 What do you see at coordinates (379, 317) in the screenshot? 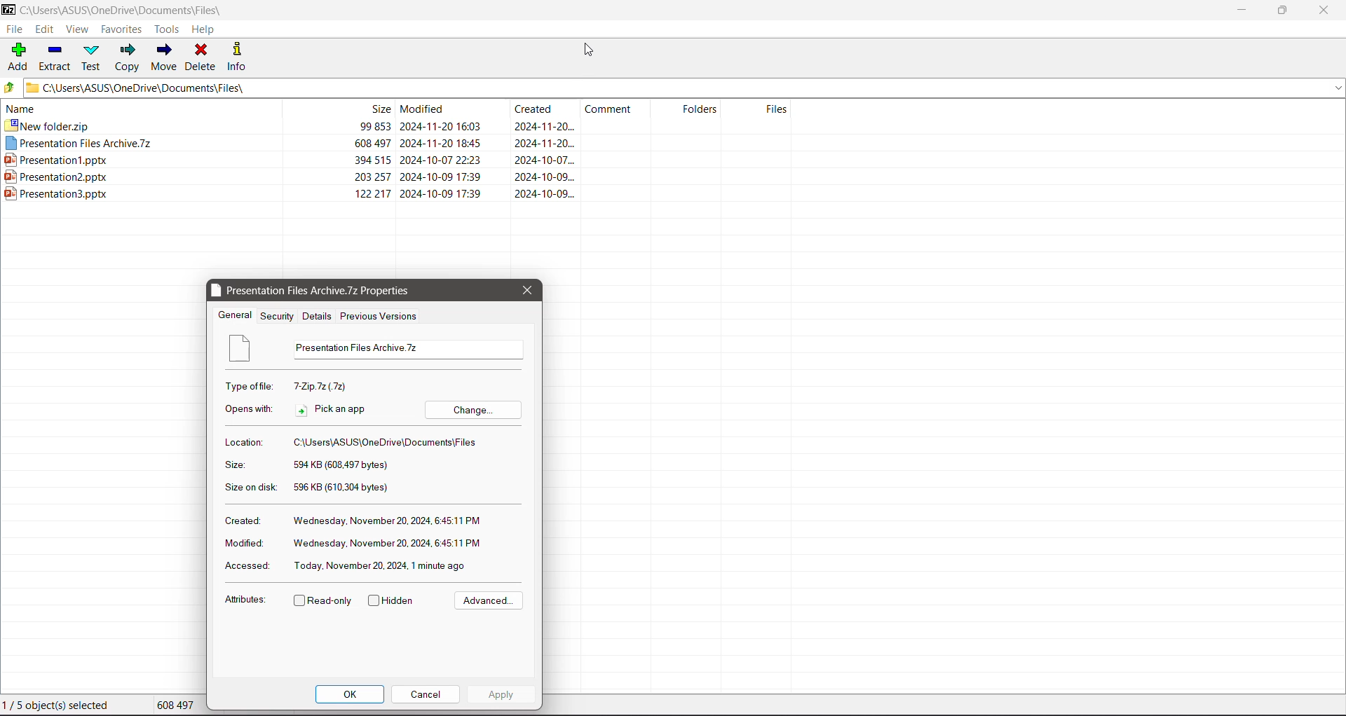
I see `Previous Versions` at bounding box center [379, 317].